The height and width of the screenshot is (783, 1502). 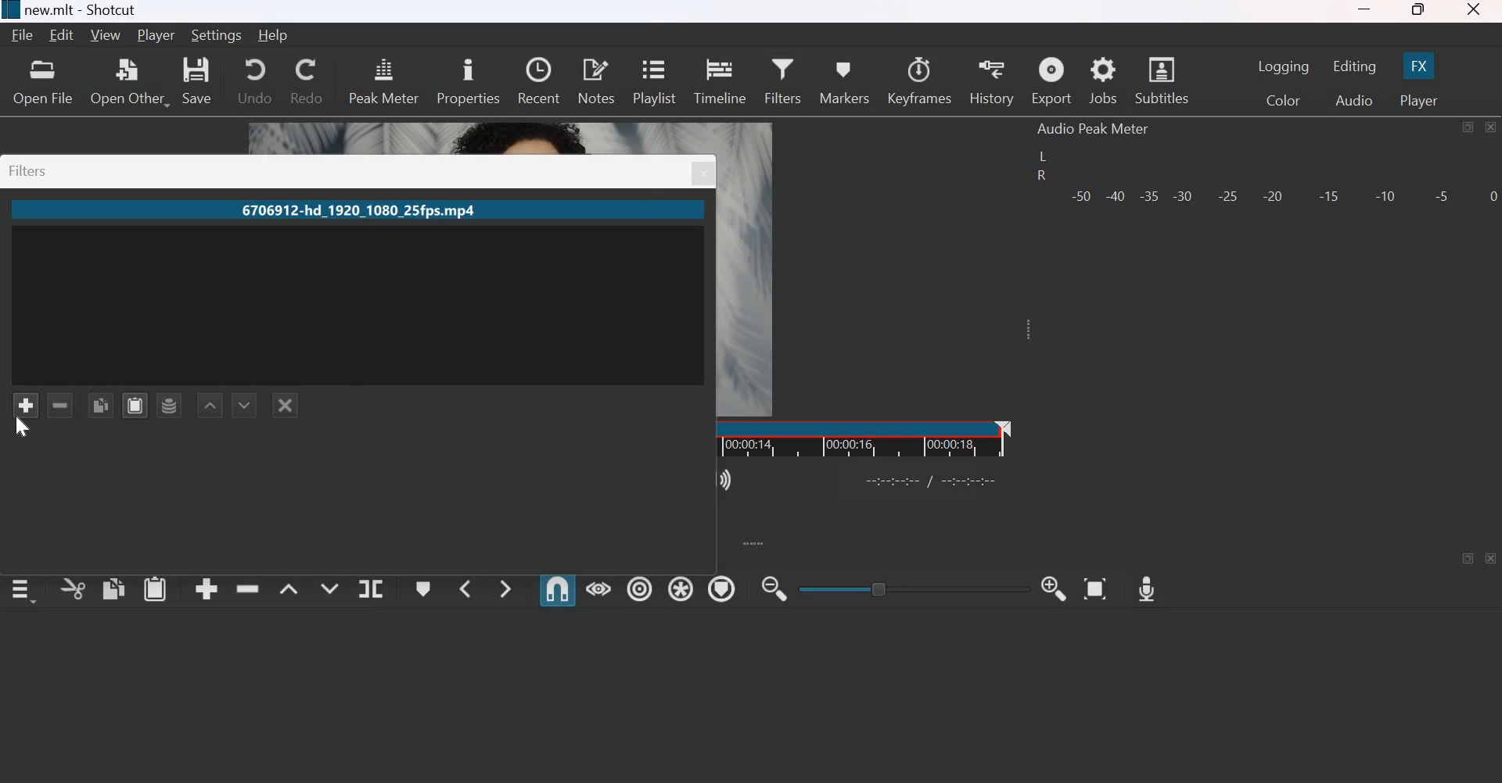 I want to click on properties, so click(x=468, y=80).